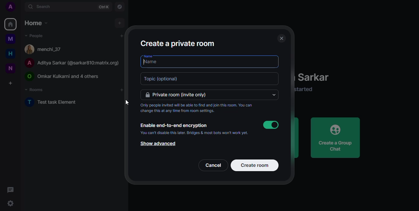 This screenshot has width=419, height=211. Describe the element at coordinates (148, 56) in the screenshot. I see `name` at that location.